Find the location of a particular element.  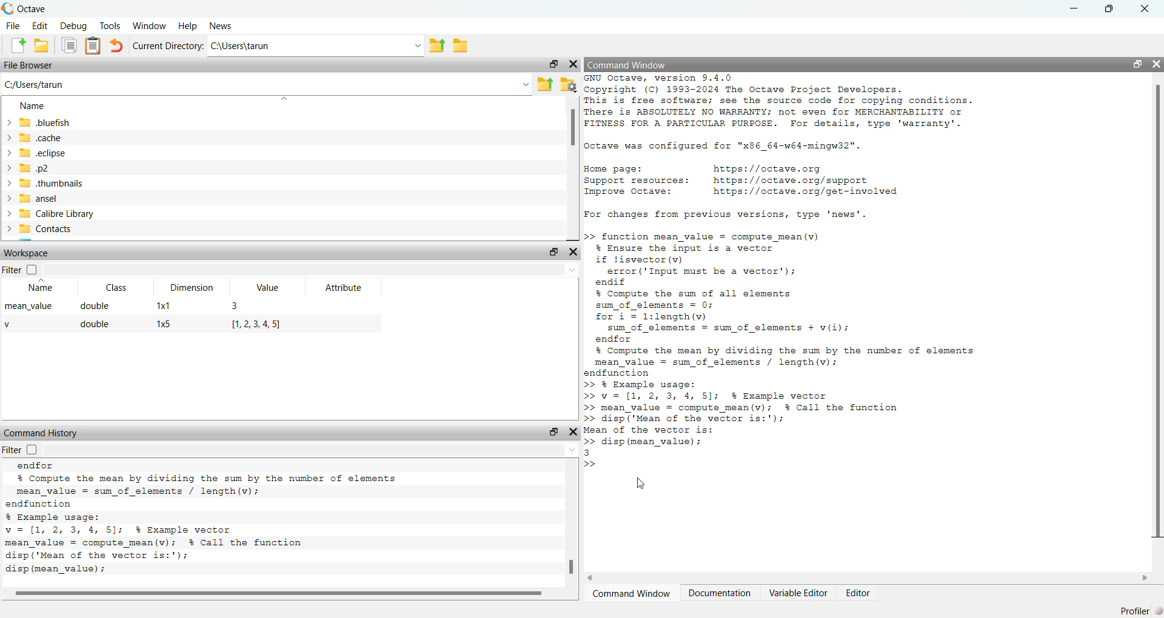

Command Window is located at coordinates (628, 65).